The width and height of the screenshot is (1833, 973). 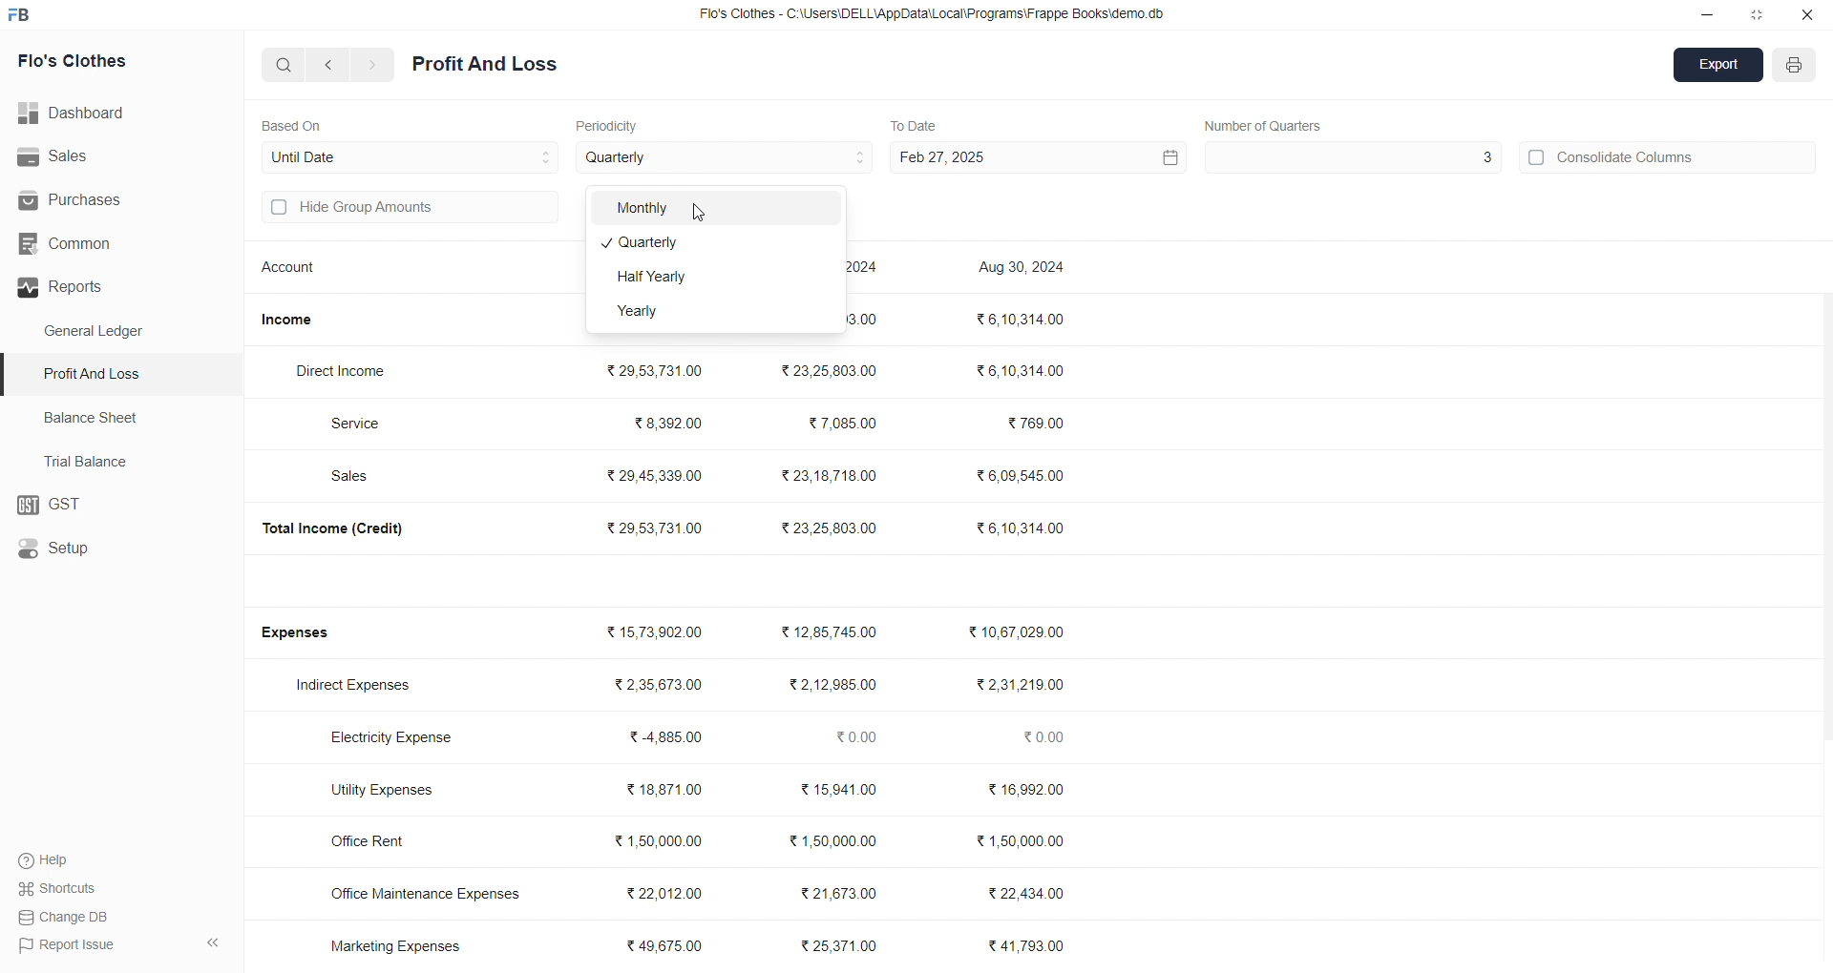 I want to click on Office Rent, so click(x=385, y=842).